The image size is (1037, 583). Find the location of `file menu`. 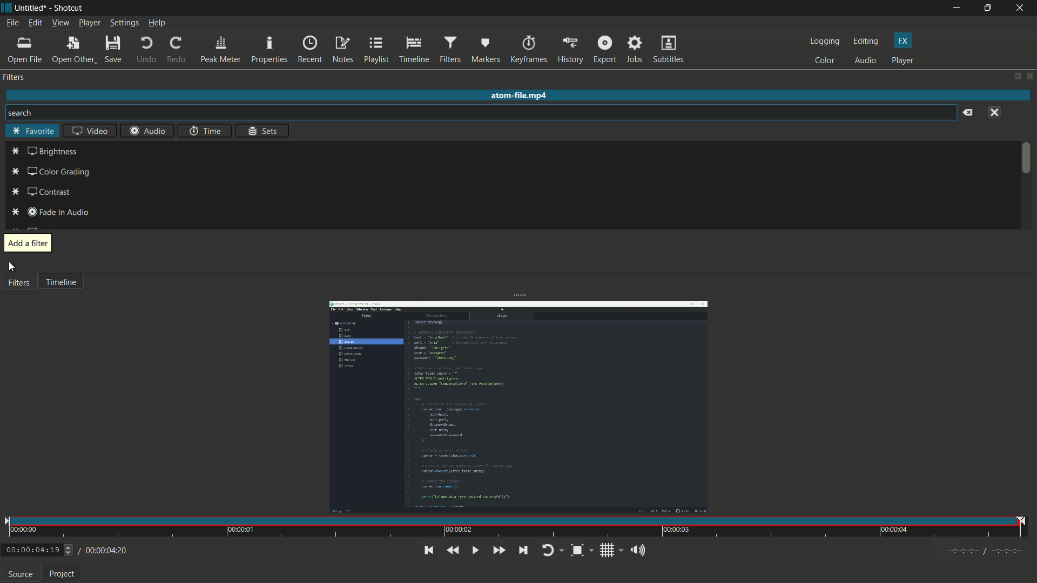

file menu is located at coordinates (12, 24).